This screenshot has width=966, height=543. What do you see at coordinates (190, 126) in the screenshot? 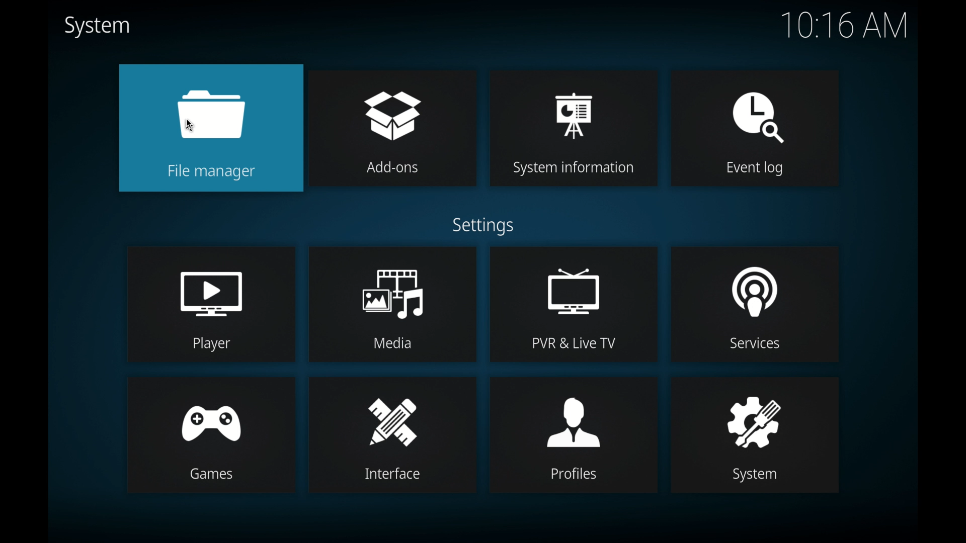
I see `cursor` at bounding box center [190, 126].